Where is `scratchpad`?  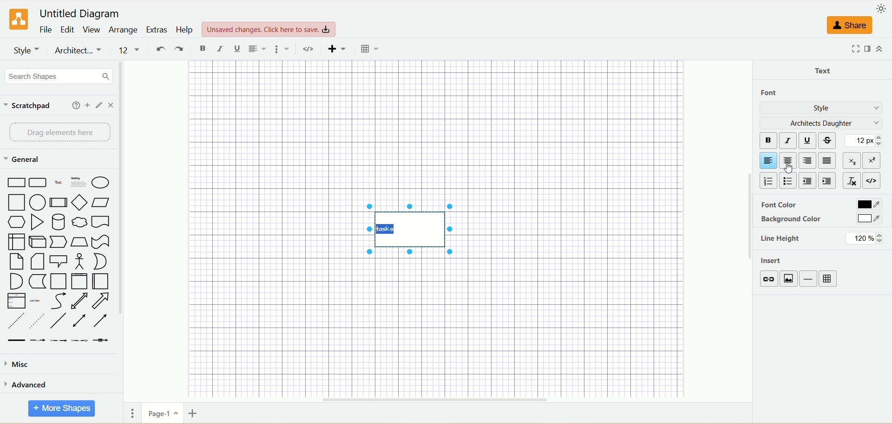 scratchpad is located at coordinates (27, 107).